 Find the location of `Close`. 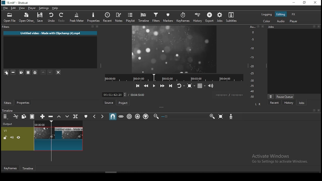

Close is located at coordinates (263, 26).